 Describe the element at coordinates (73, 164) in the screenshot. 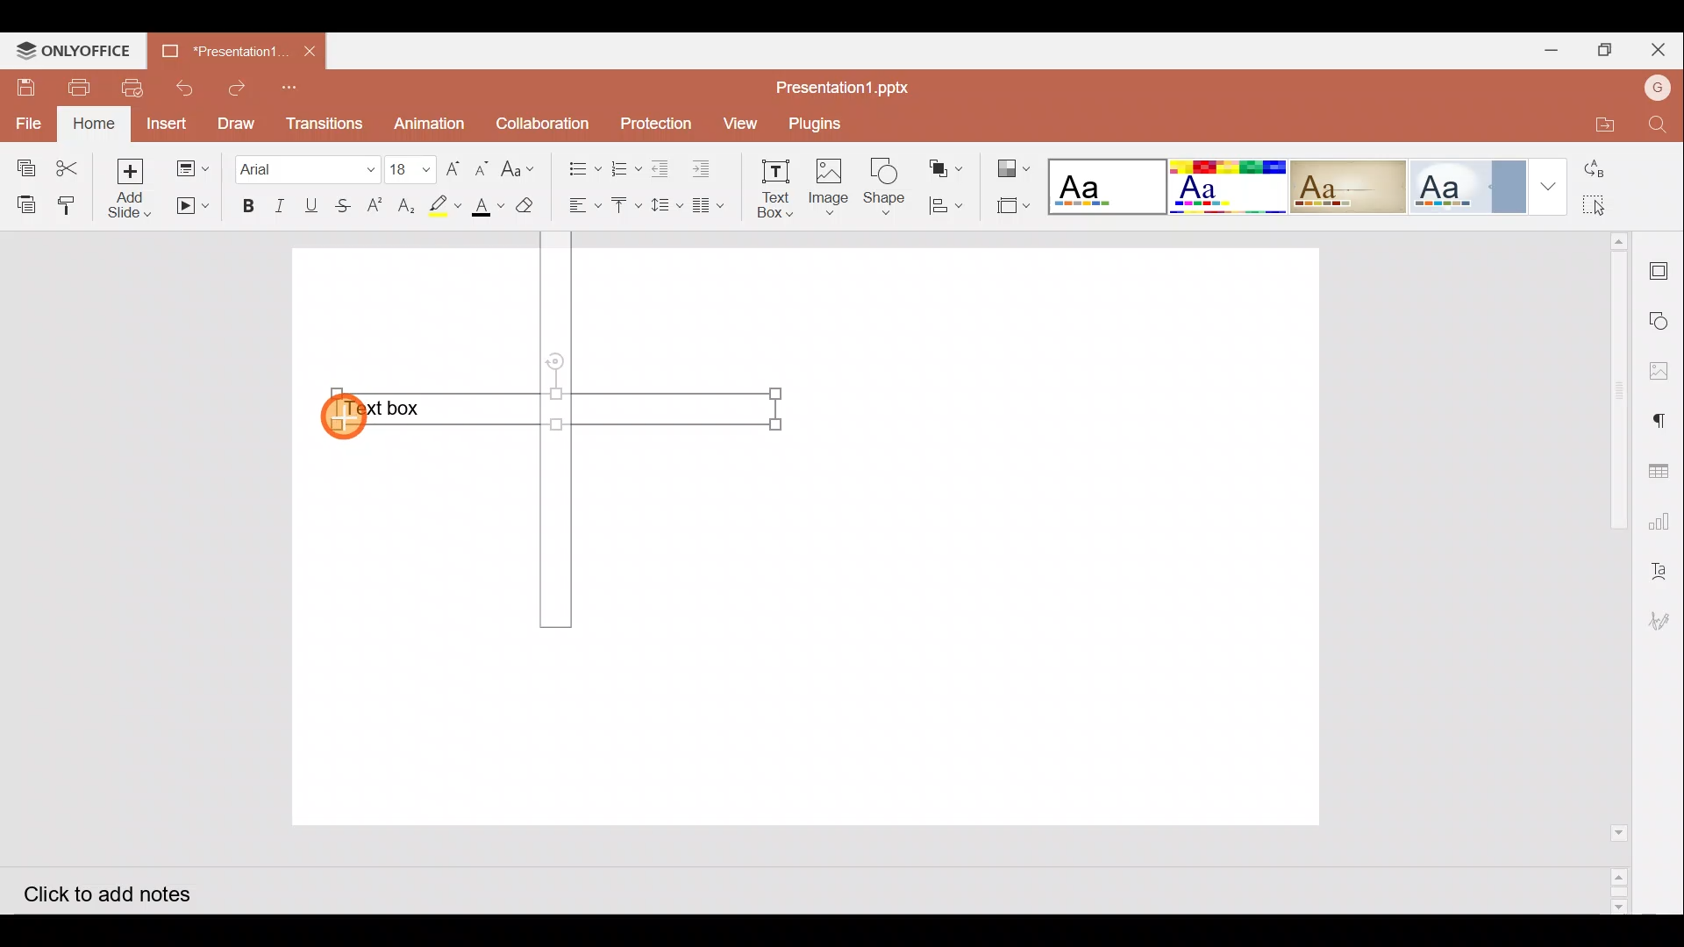

I see `Cut` at that location.